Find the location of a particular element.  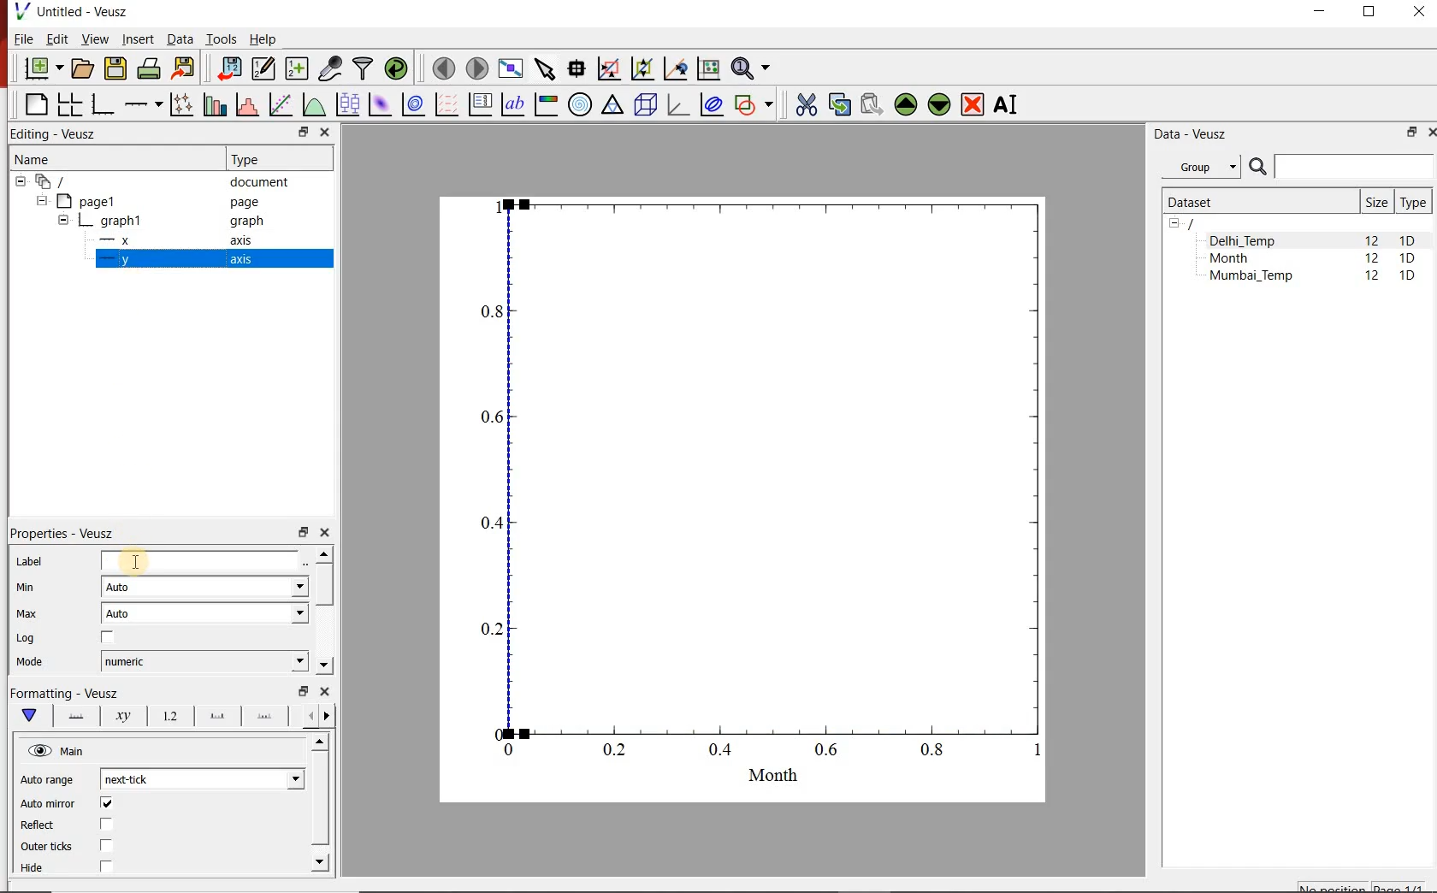

Ternary graph is located at coordinates (612, 106).